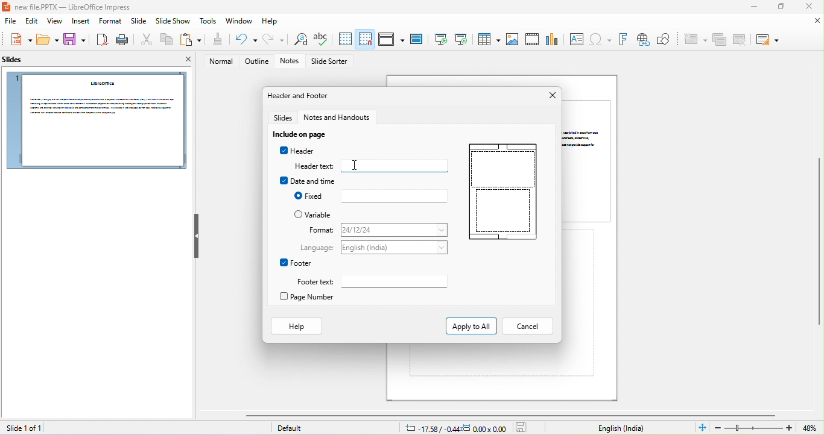 The height and width of the screenshot is (435, 824). I want to click on slides, so click(284, 118).